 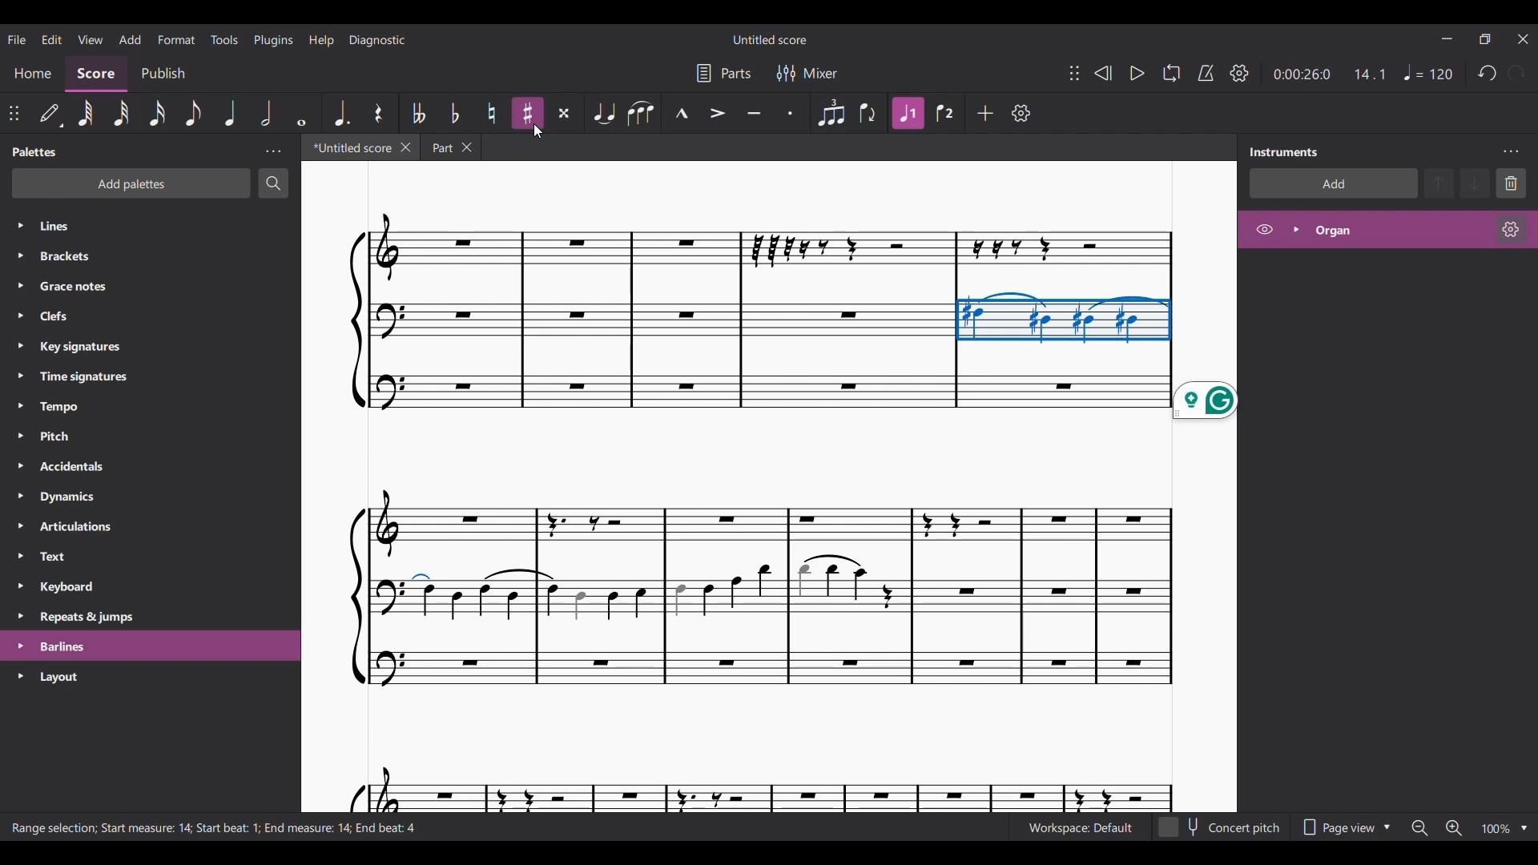 What do you see at coordinates (224, 38) in the screenshot?
I see `Tools menu` at bounding box center [224, 38].